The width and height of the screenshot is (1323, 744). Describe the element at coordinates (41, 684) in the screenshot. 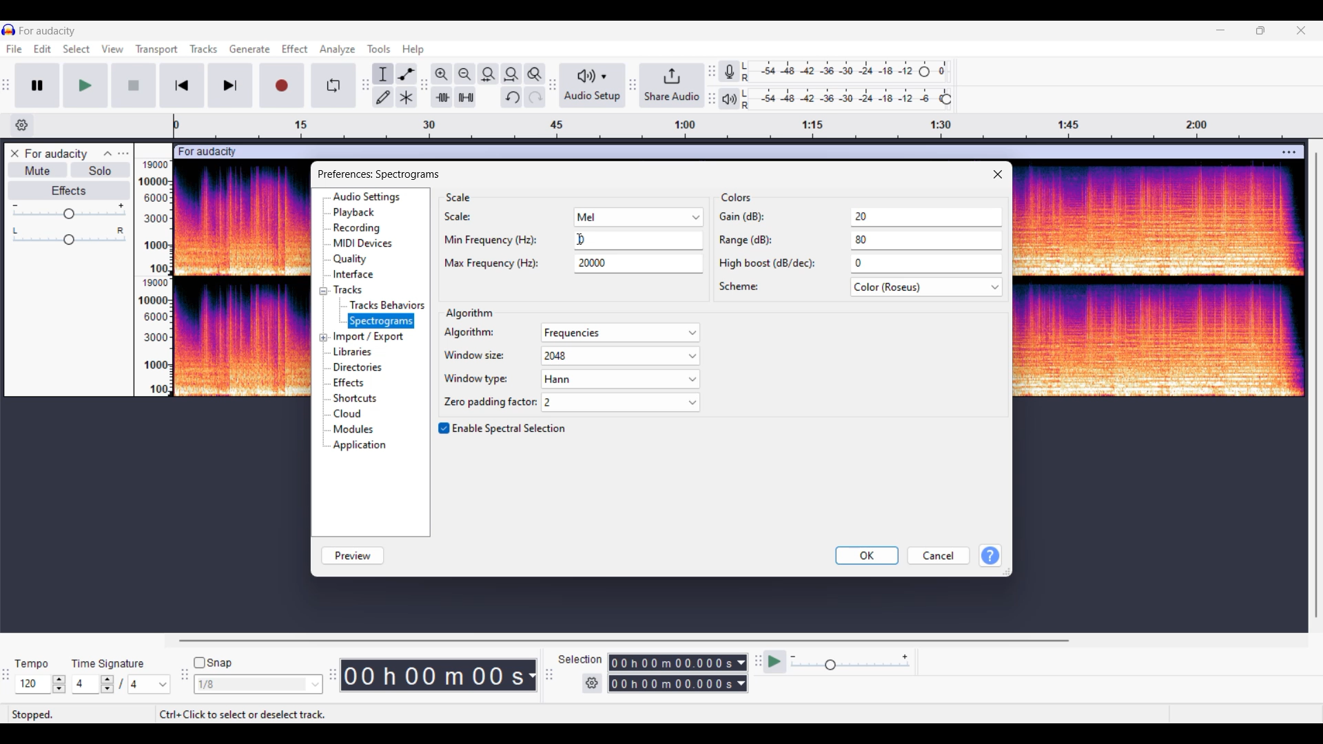

I see `Tempo settings` at that location.